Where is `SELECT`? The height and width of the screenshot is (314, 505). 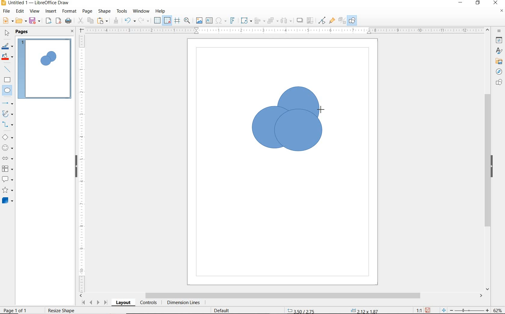
SELECT is located at coordinates (7, 33).